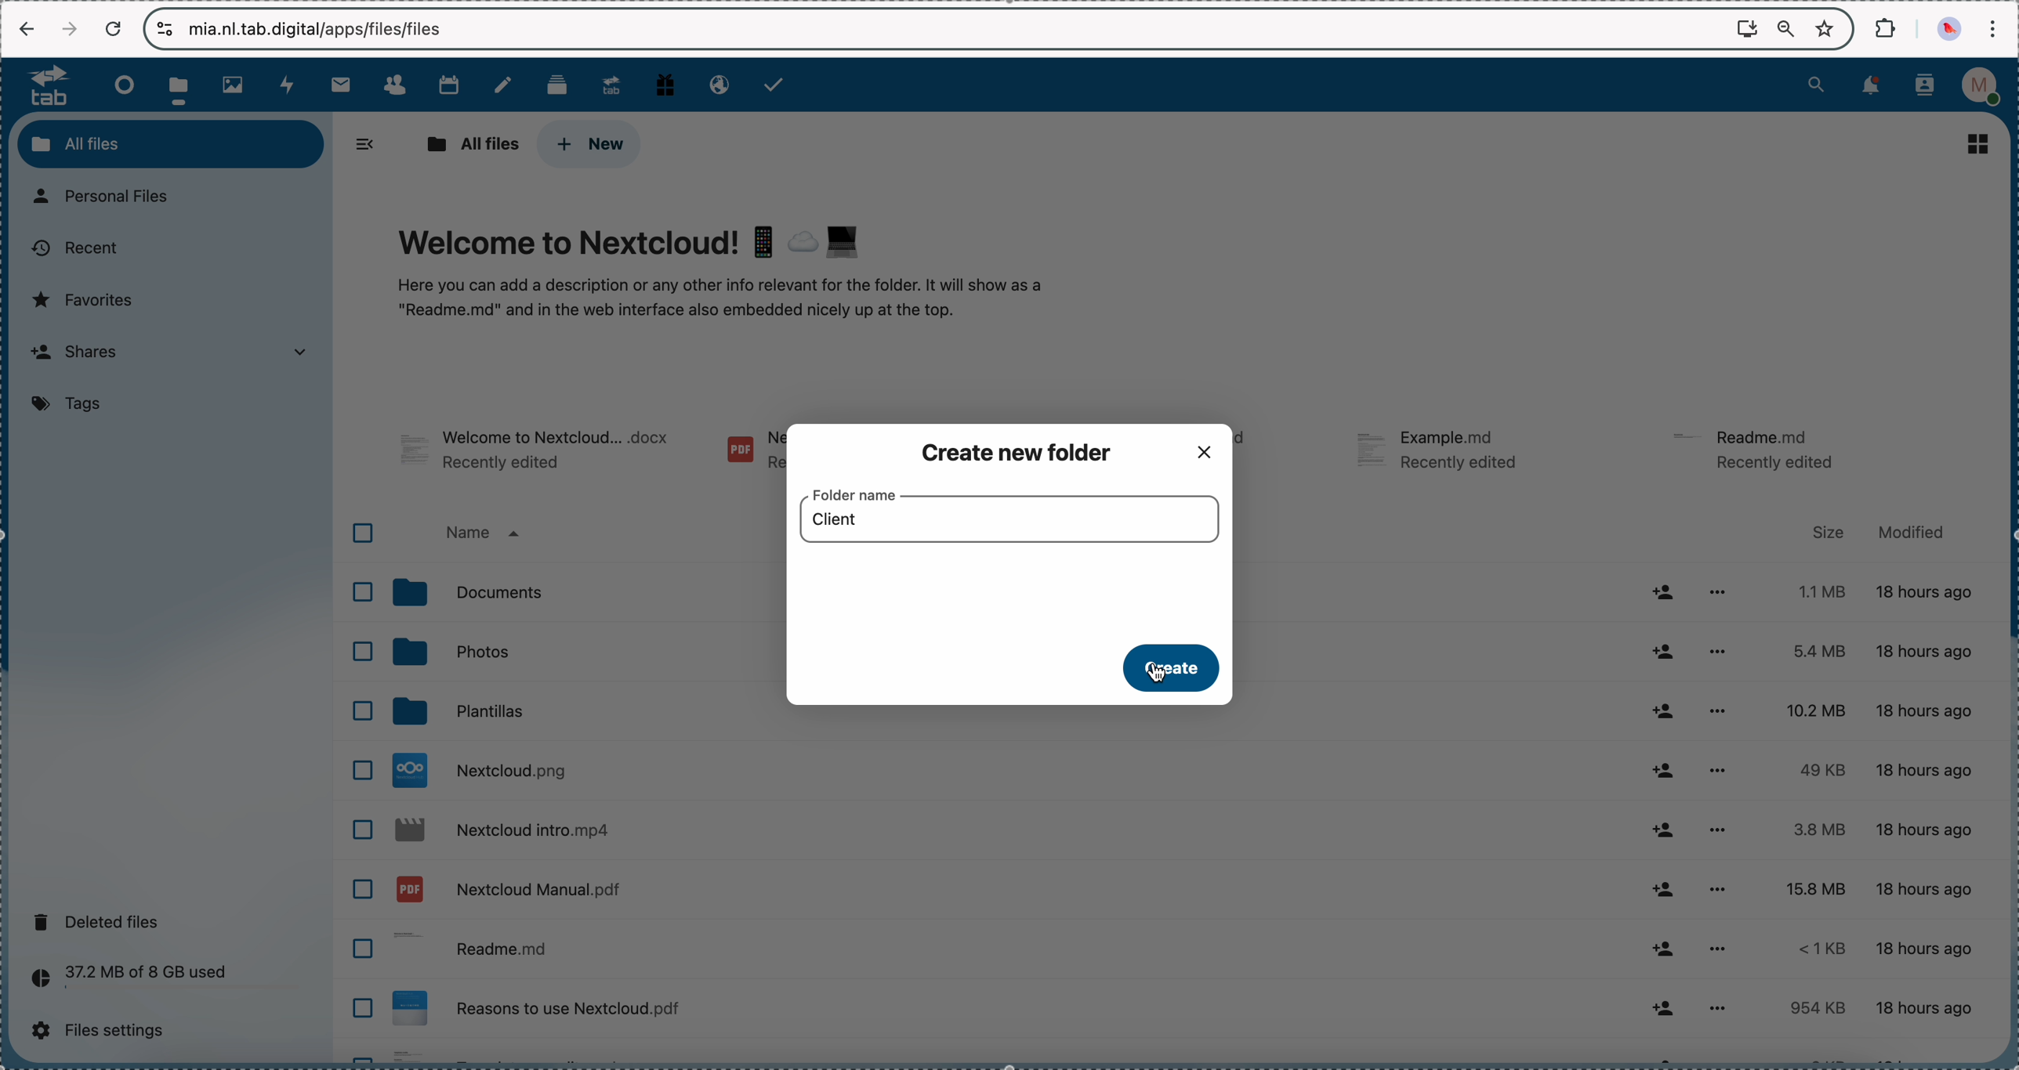 The width and height of the screenshot is (2019, 1070). Describe the element at coordinates (1154, 680) in the screenshot. I see `cursor` at that location.